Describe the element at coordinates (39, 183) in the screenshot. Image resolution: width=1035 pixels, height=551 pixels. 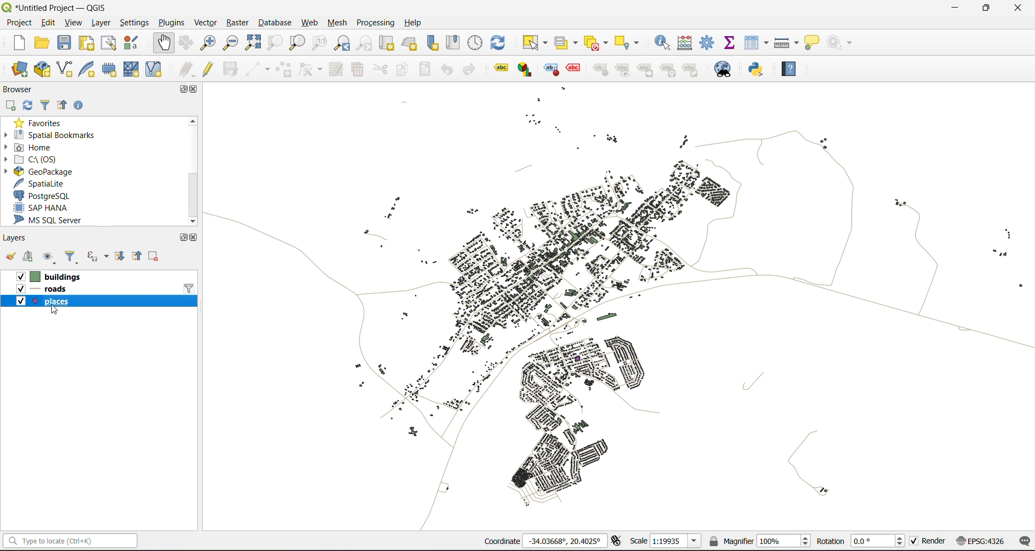
I see `spatialite` at that location.